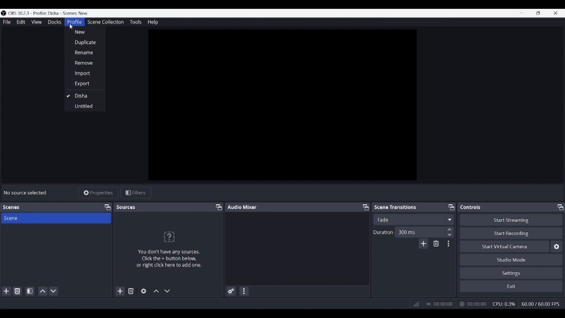 Image resolution: width=565 pixels, height=318 pixels. Describe the element at coordinates (511, 259) in the screenshot. I see `Studio mode` at that location.